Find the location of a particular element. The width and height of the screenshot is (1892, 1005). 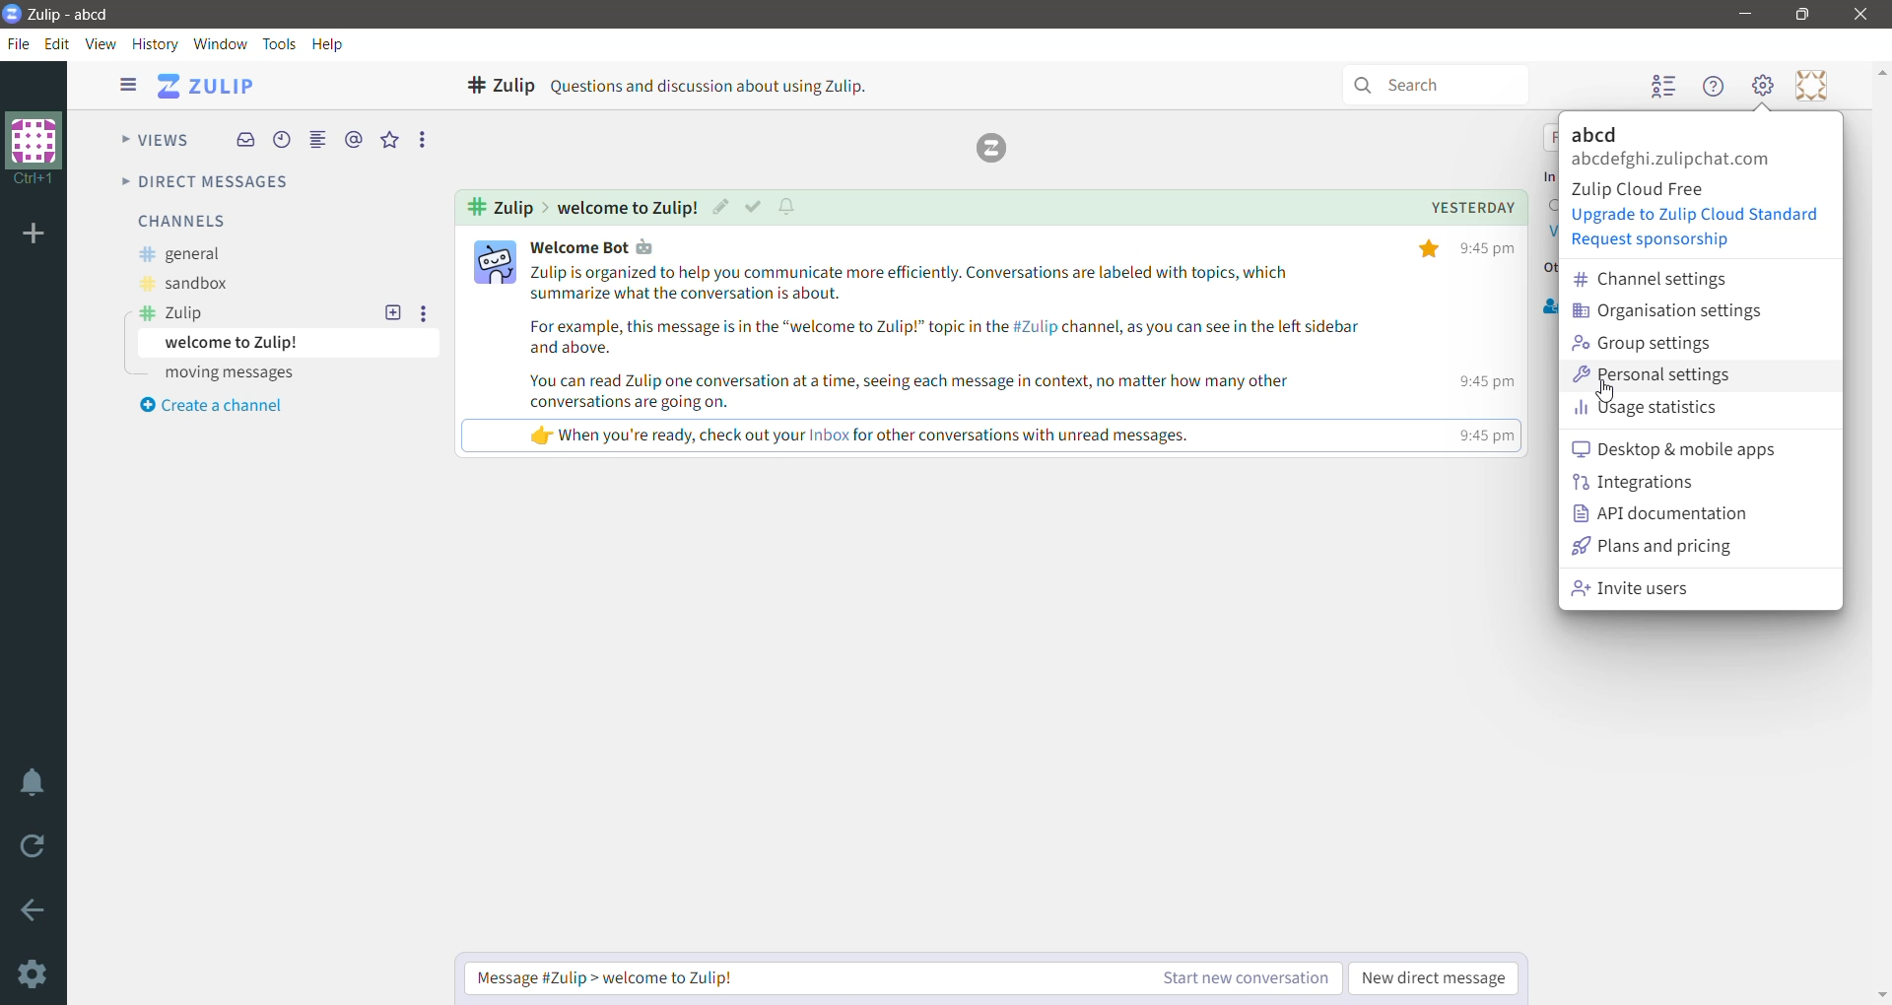

Zulip logo is located at coordinates (991, 147).